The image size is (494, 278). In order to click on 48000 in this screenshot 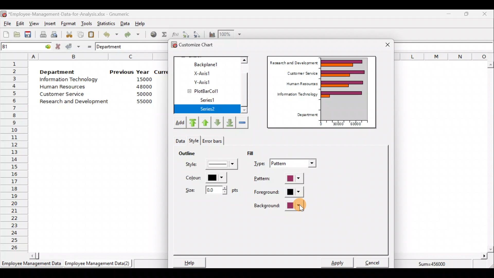, I will do `click(144, 87)`.